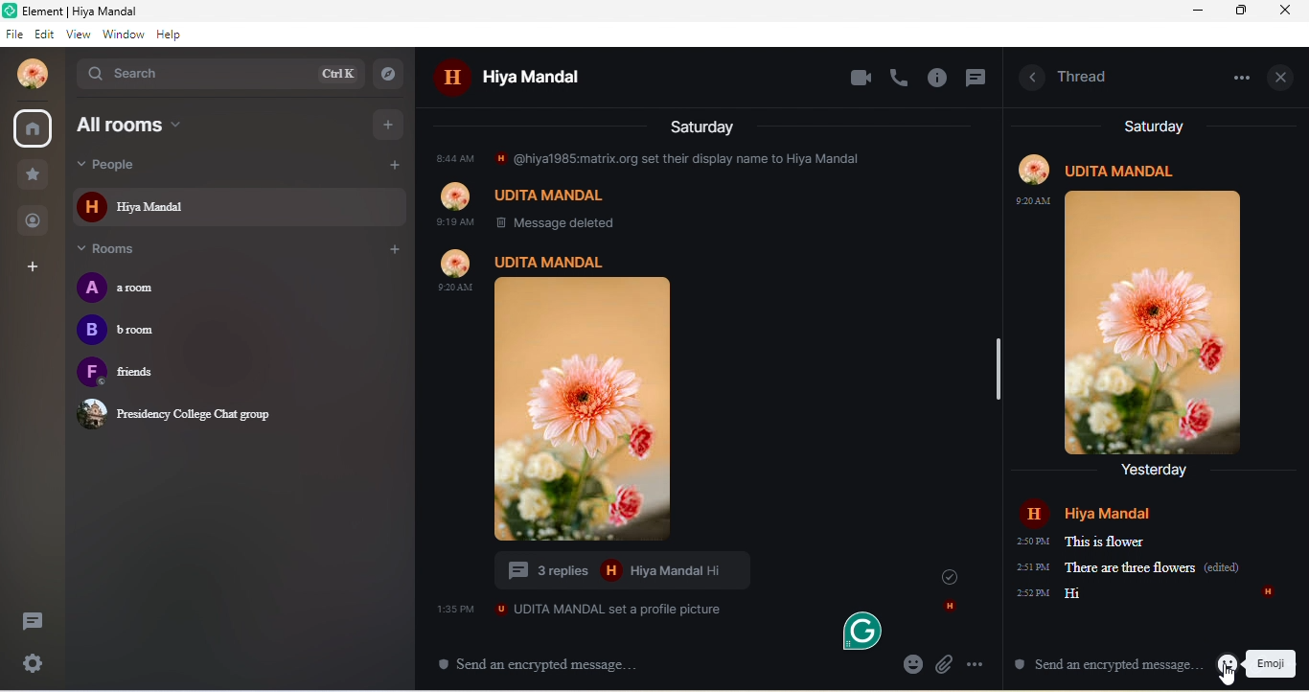 The height and width of the screenshot is (692, 1309). What do you see at coordinates (389, 74) in the screenshot?
I see `explore` at bounding box center [389, 74].